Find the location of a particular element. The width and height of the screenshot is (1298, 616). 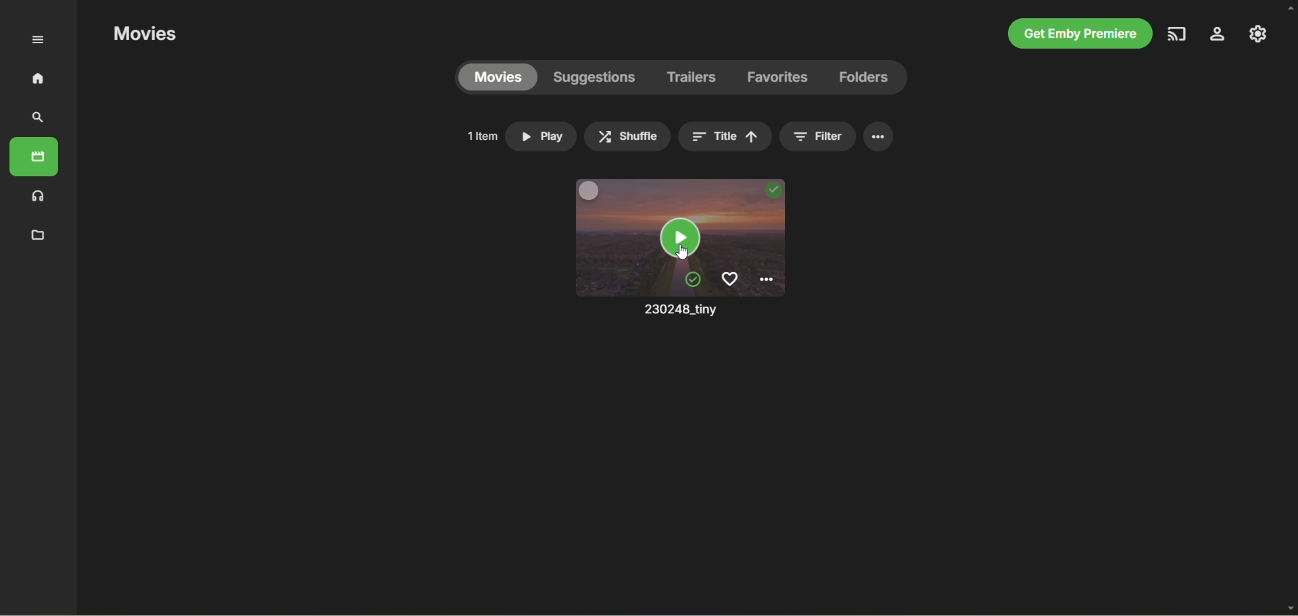

1 item is located at coordinates (480, 137).